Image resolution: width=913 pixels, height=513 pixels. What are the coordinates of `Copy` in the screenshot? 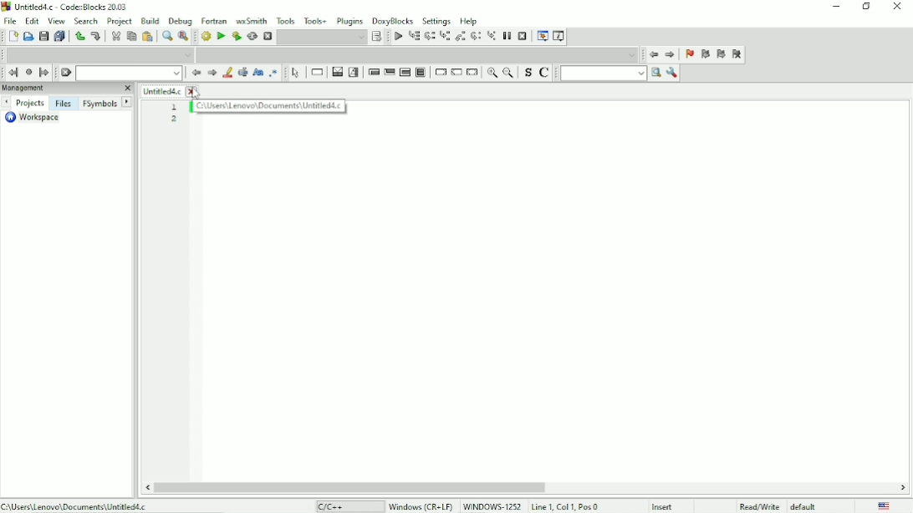 It's located at (131, 37).